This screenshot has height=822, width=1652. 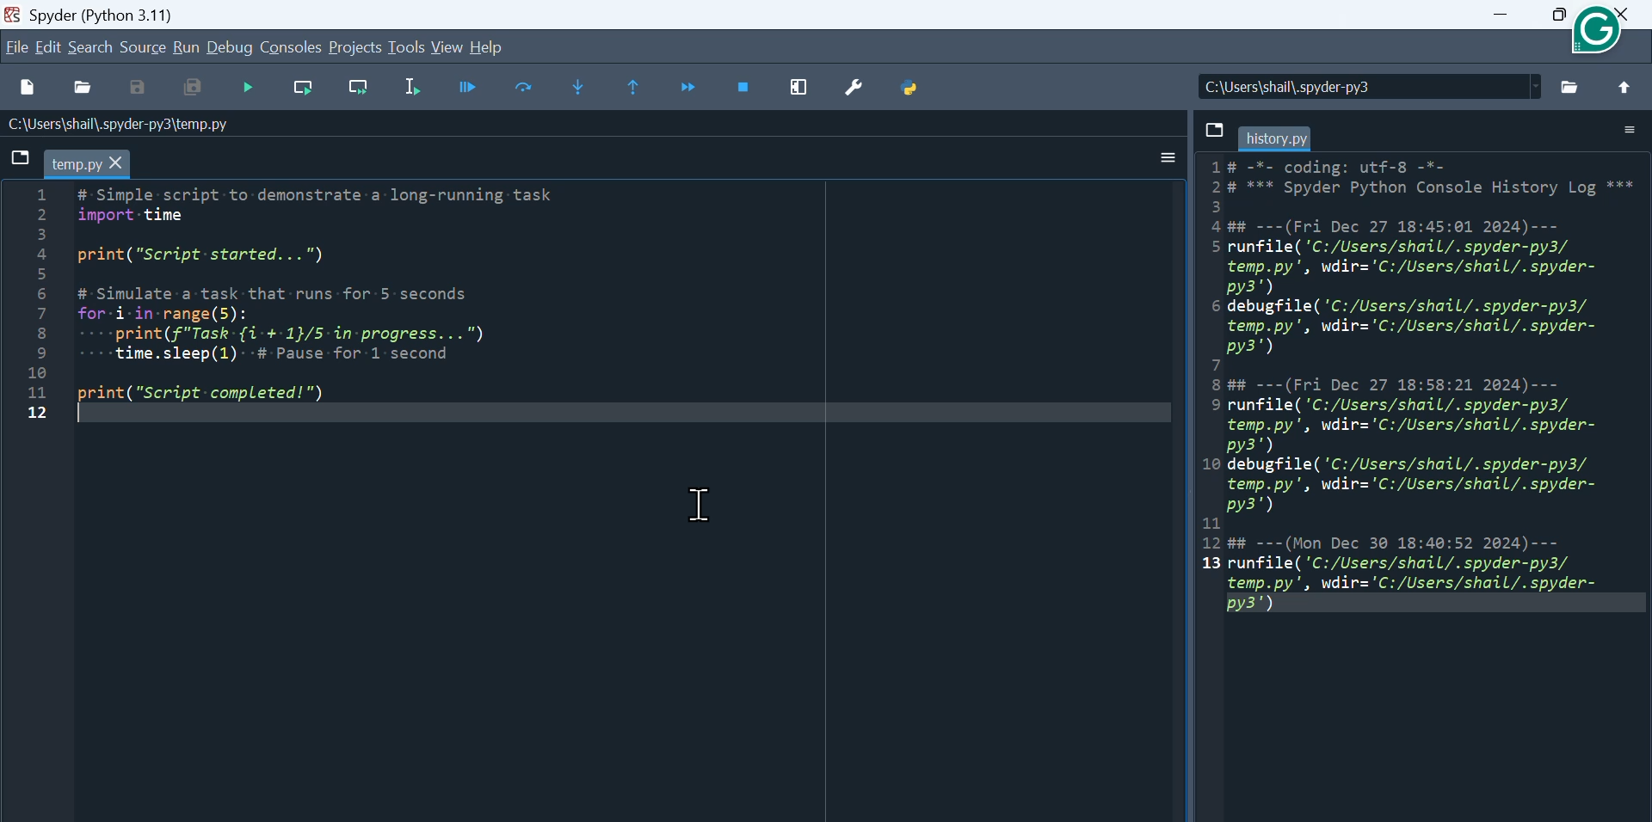 What do you see at coordinates (859, 88) in the screenshot?
I see `Preferences` at bounding box center [859, 88].